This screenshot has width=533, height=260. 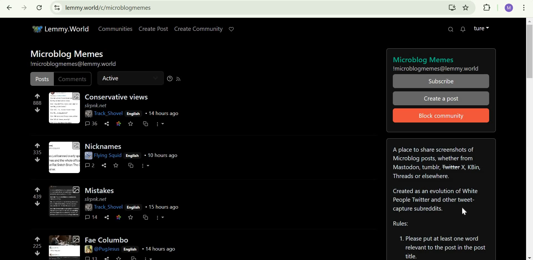 What do you see at coordinates (88, 208) in the screenshot?
I see `profile picture` at bounding box center [88, 208].